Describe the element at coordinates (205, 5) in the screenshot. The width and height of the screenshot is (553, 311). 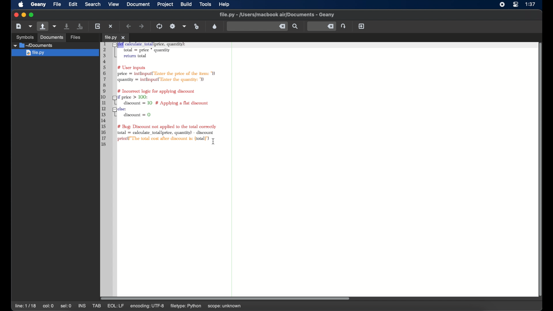
I see `tools` at that location.